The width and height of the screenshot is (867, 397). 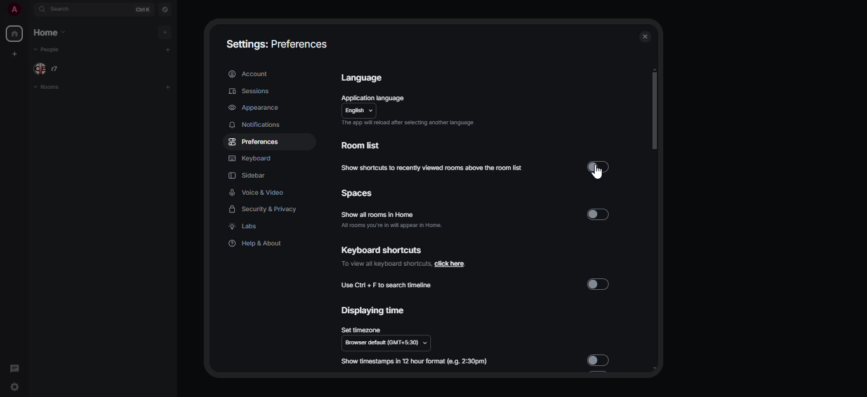 What do you see at coordinates (354, 193) in the screenshot?
I see `spaces` at bounding box center [354, 193].